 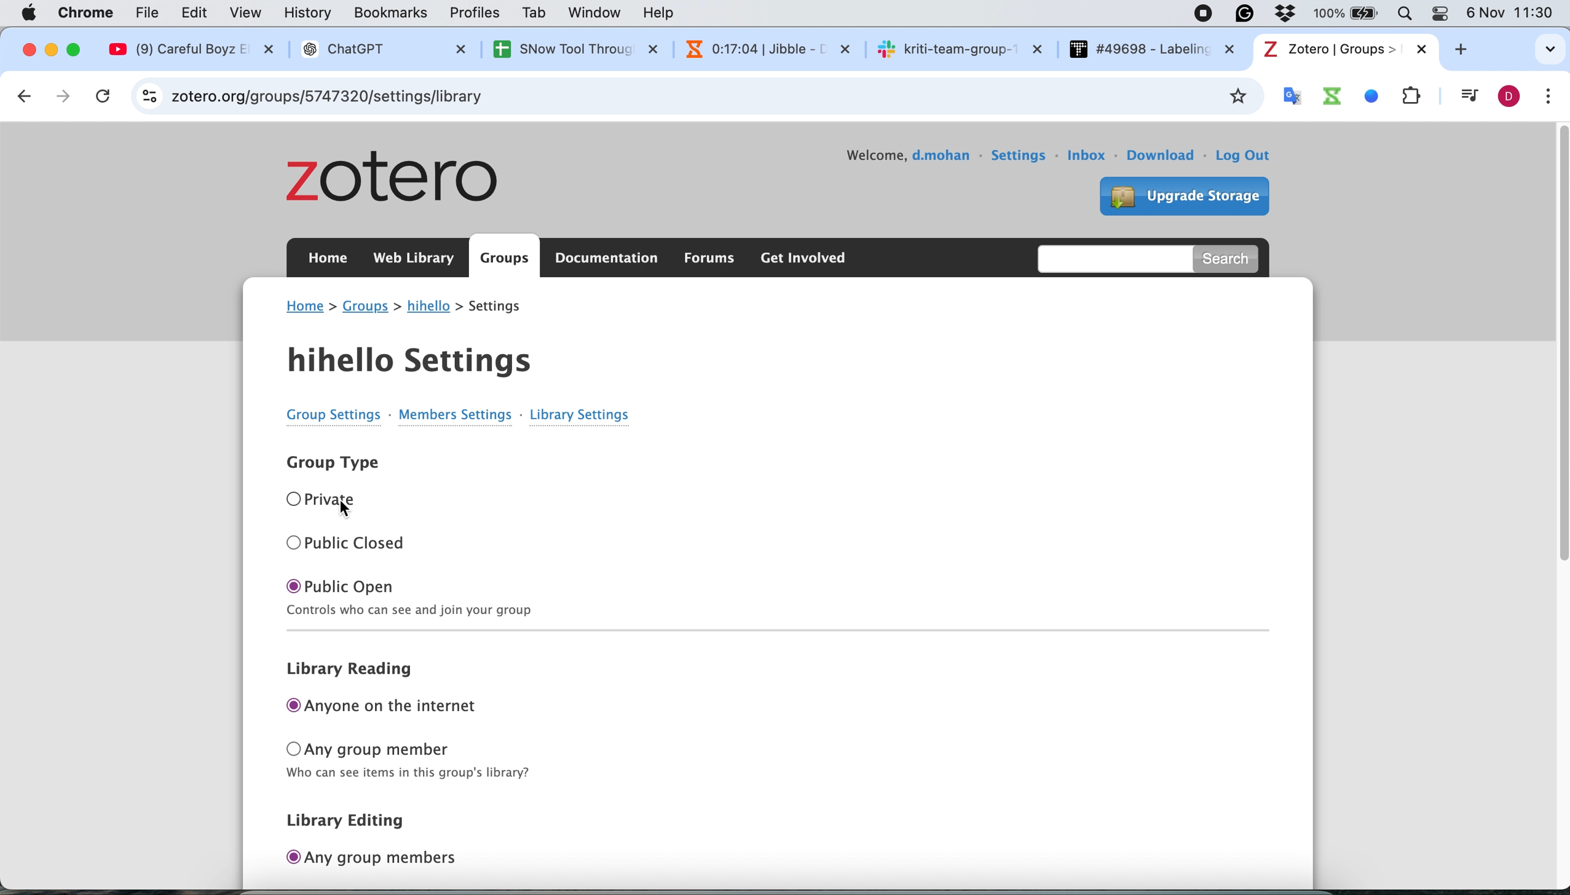 What do you see at coordinates (1348, 14) in the screenshot?
I see `Battery percentage` at bounding box center [1348, 14].